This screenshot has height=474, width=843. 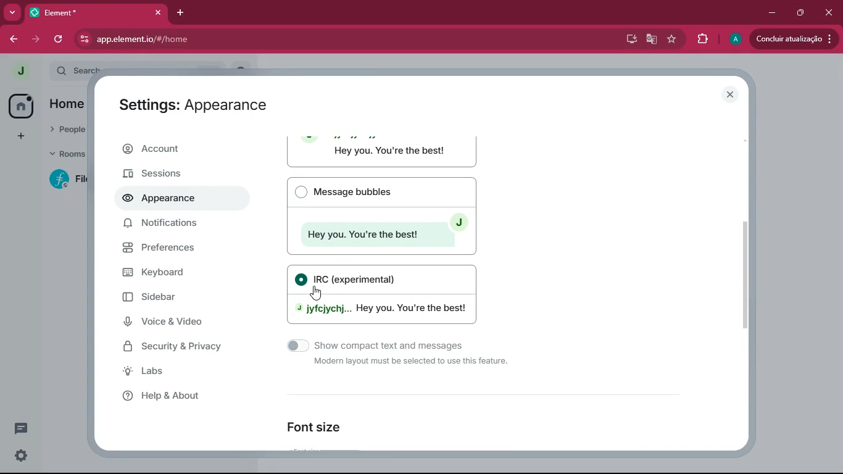 I want to click on profile picture, so click(x=19, y=70).